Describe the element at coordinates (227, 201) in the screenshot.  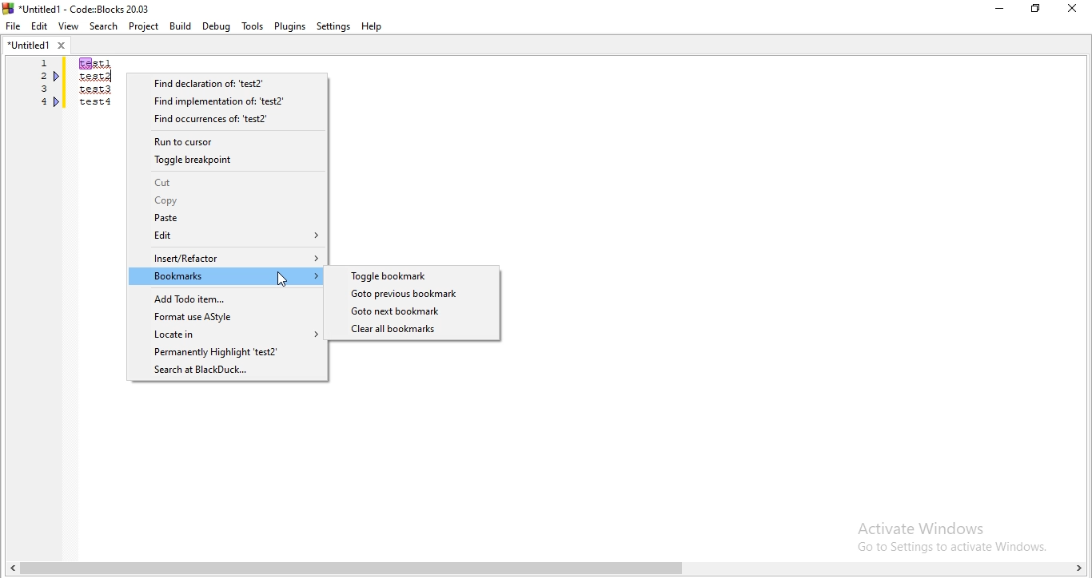
I see `Copy` at that location.